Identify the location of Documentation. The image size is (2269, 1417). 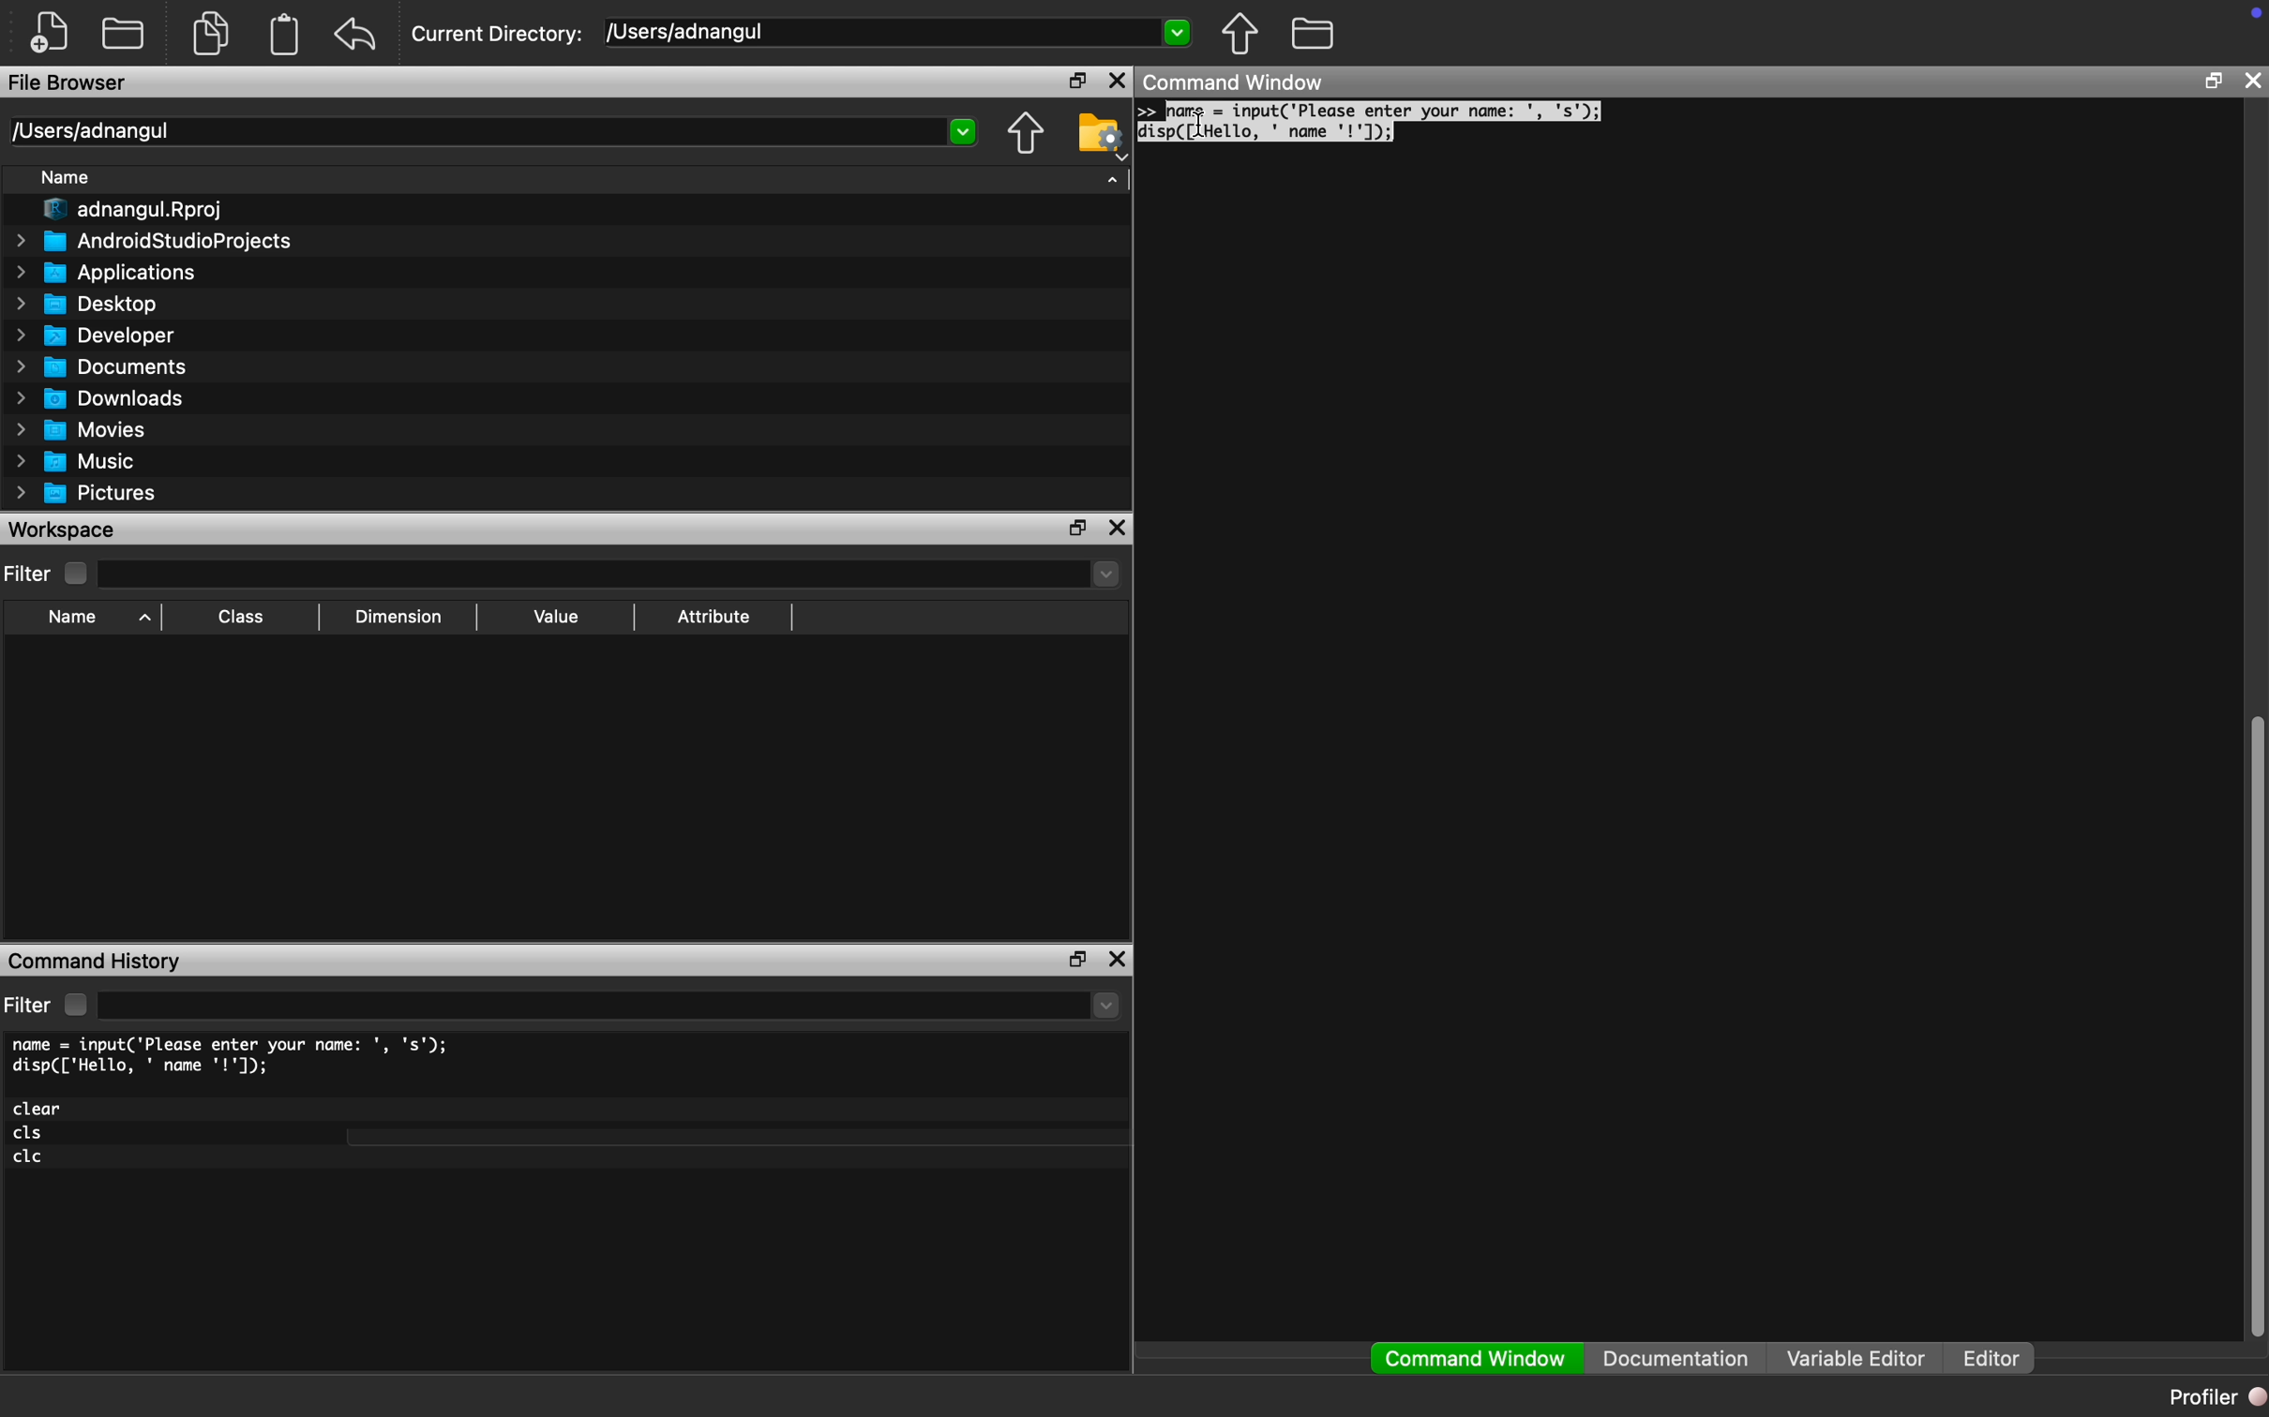
(1675, 1358).